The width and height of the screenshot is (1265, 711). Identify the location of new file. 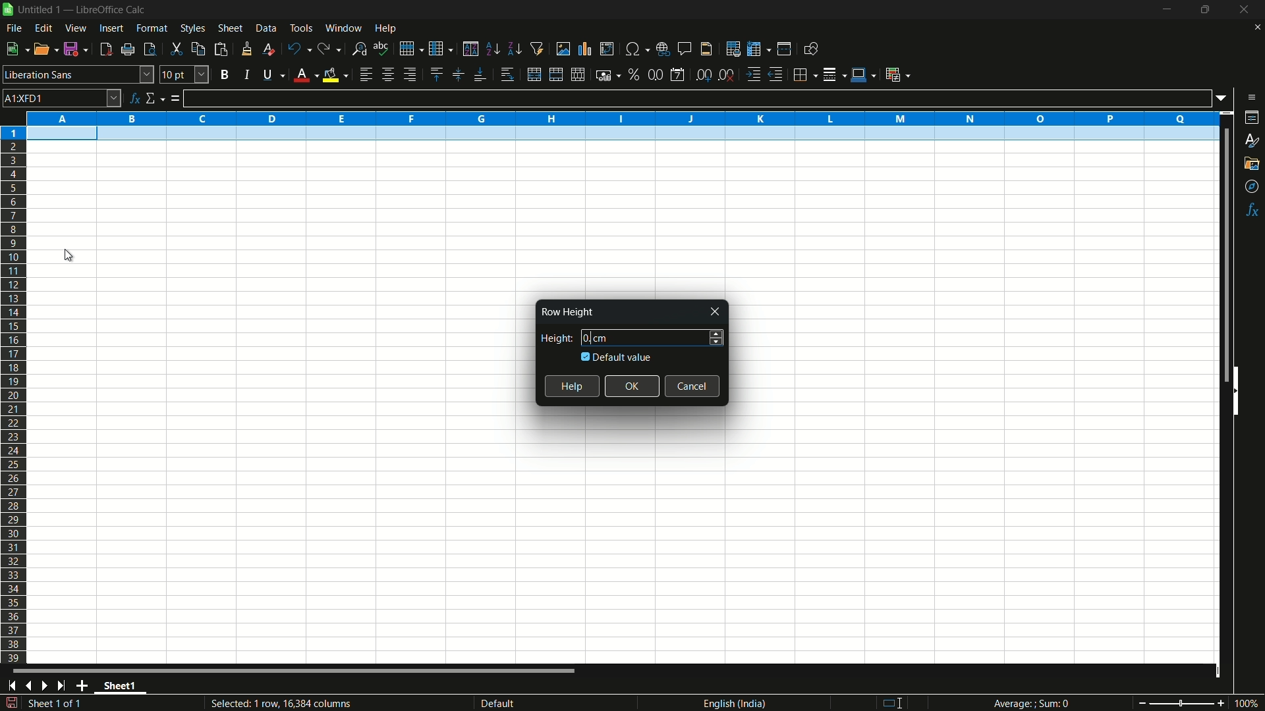
(16, 49).